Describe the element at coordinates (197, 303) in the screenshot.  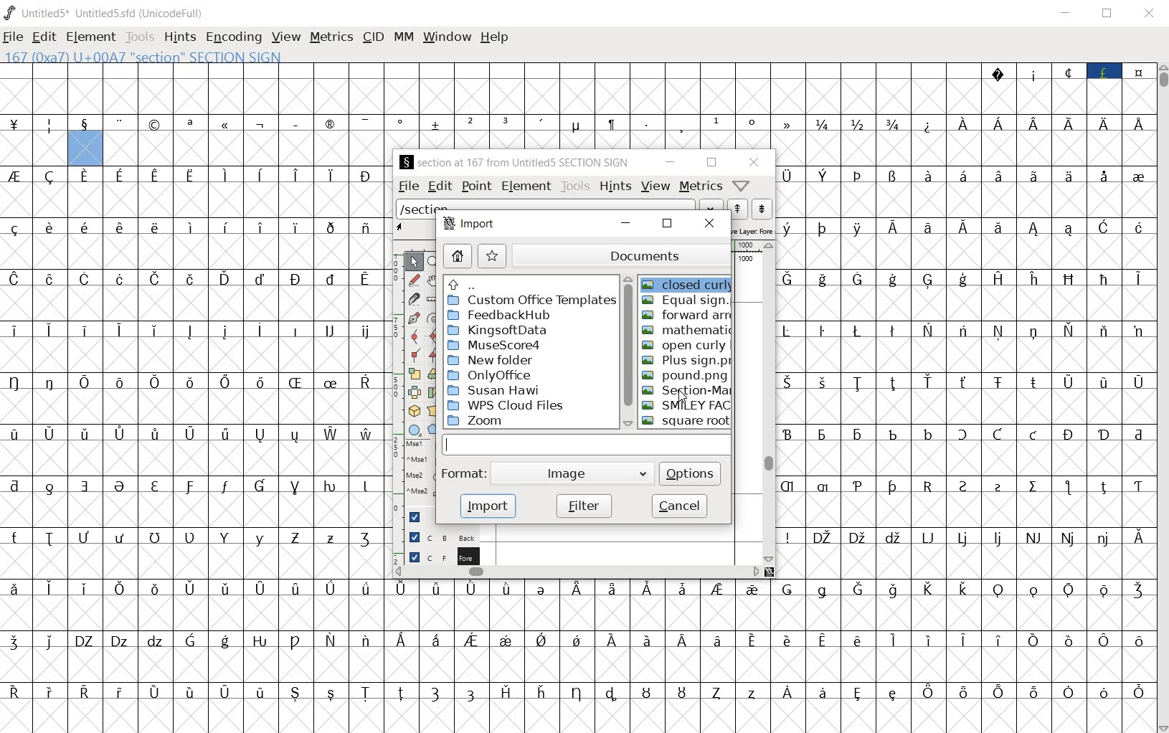
I see `empty cells` at that location.